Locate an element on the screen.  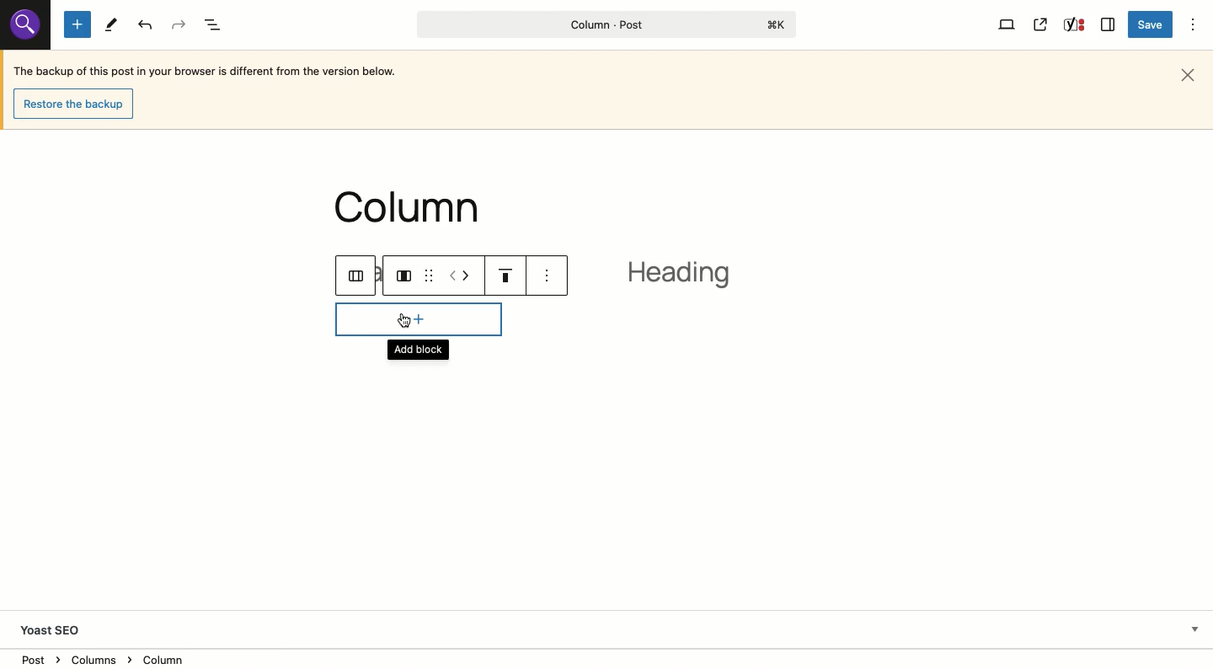
The backup of this post in your browser is different from the version below. is located at coordinates (206, 73).